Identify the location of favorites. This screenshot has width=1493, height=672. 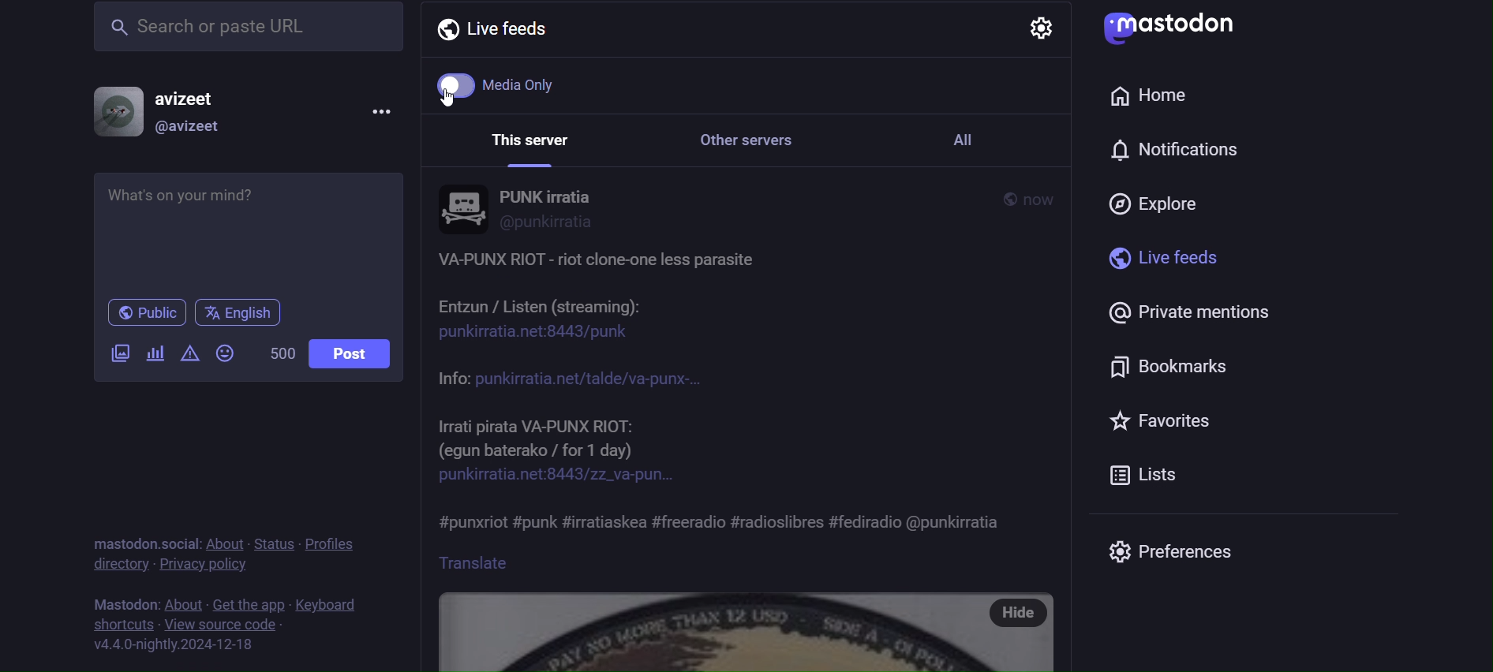
(1163, 421).